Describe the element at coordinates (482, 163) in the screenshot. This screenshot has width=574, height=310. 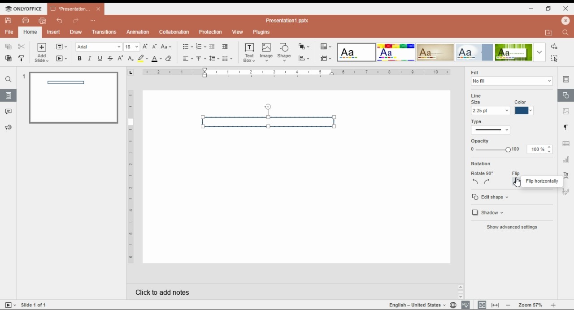
I see `rotation` at that location.